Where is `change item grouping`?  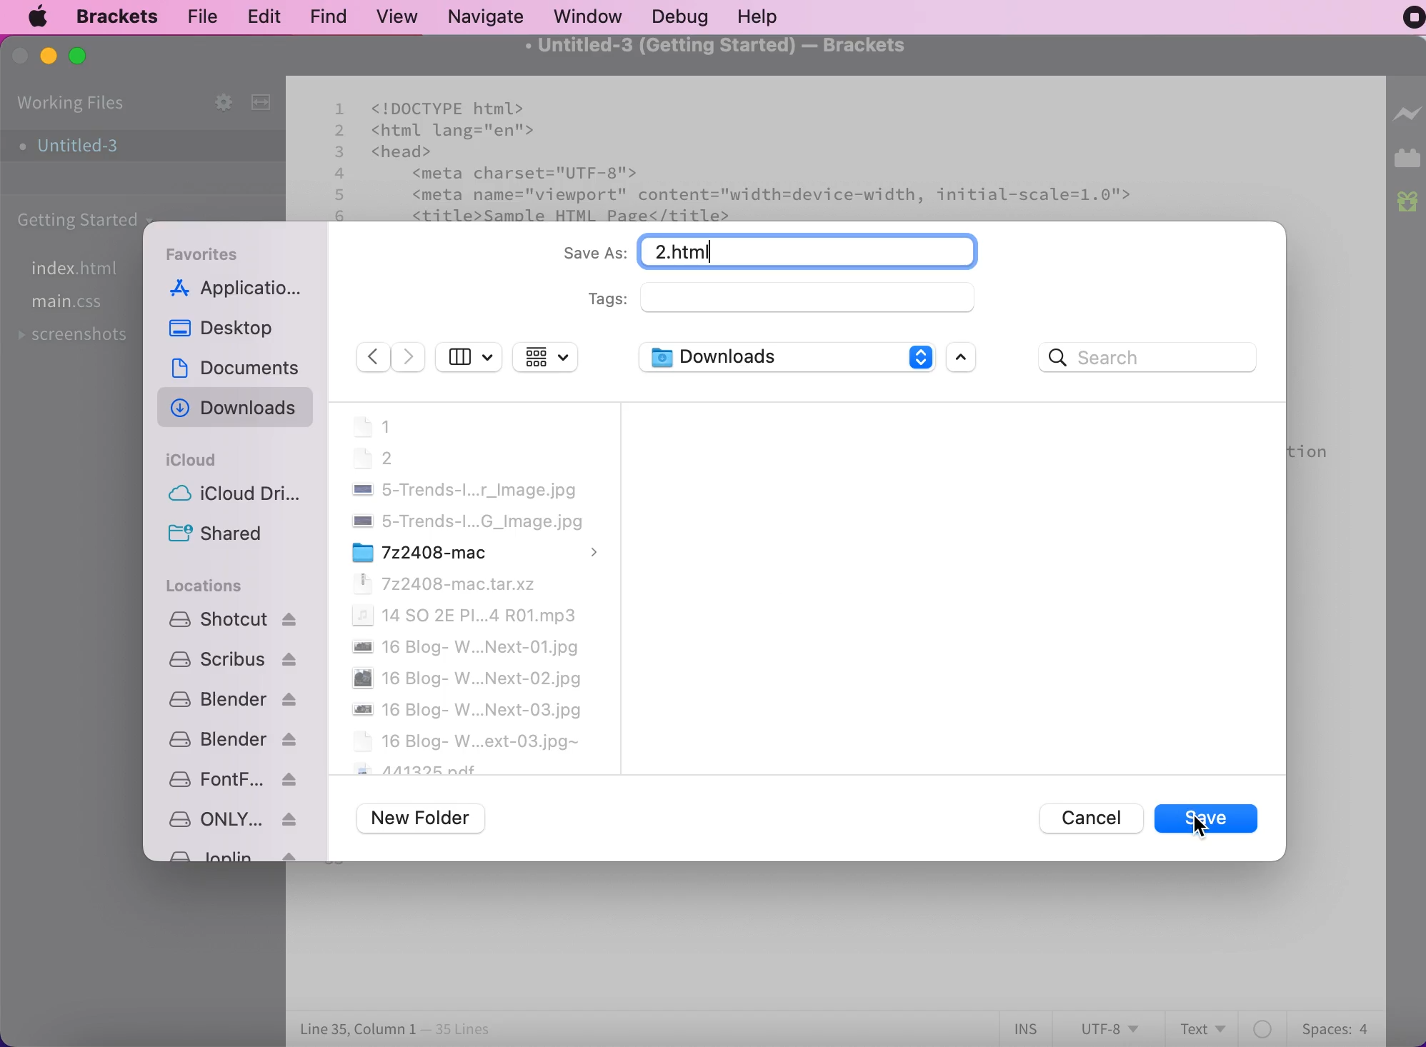
change item grouping is located at coordinates (547, 359).